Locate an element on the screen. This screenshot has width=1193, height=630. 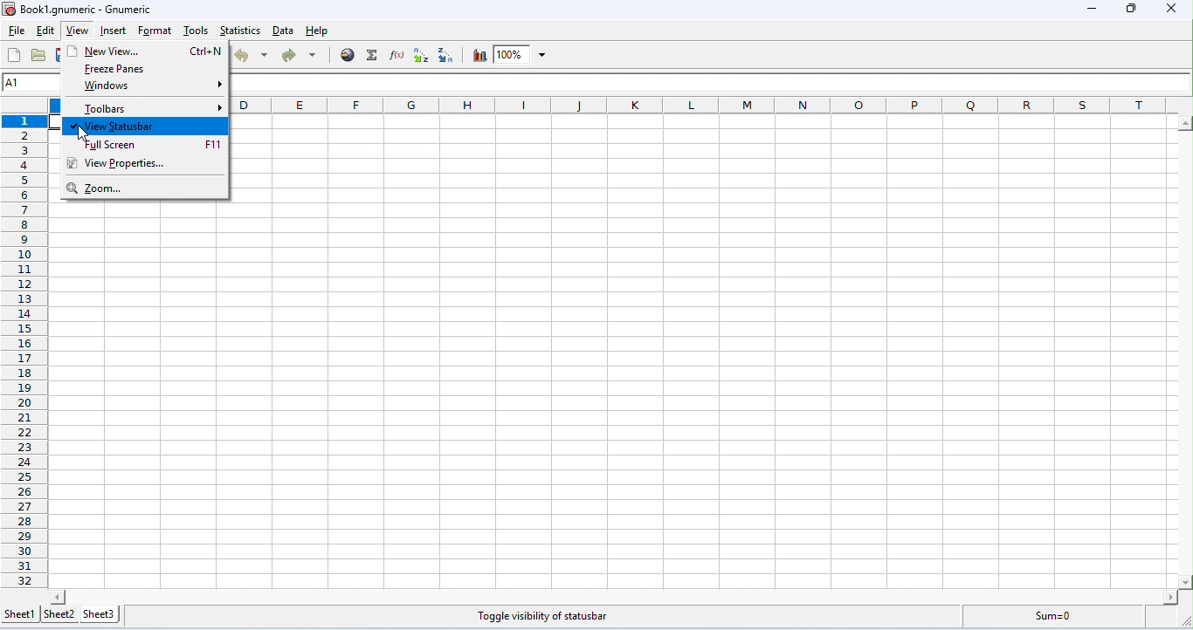
full screen is located at coordinates (153, 145).